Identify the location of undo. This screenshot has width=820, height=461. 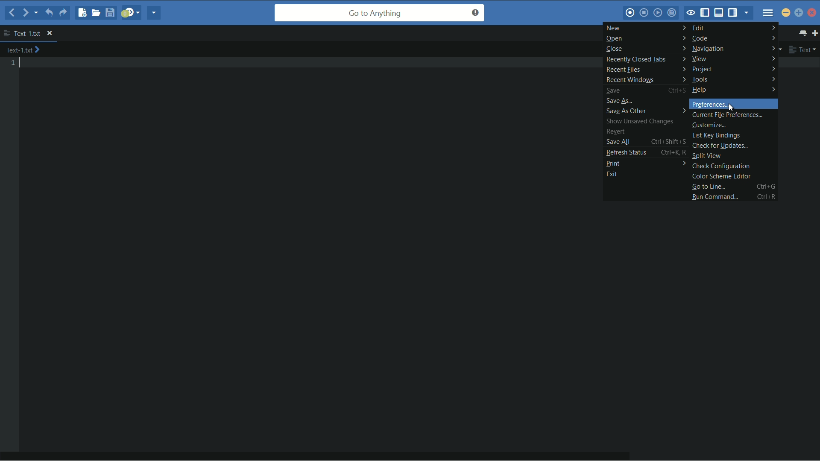
(48, 13).